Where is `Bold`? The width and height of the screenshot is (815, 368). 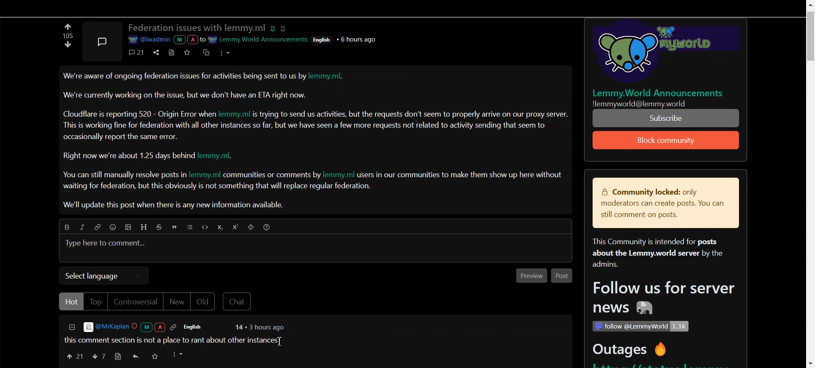 Bold is located at coordinates (65, 226).